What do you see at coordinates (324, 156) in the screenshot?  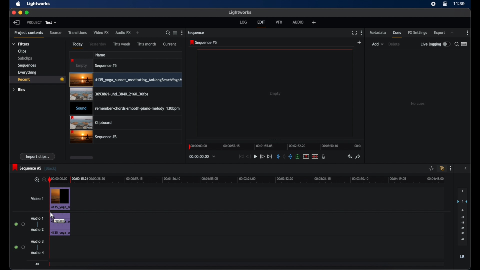 I see `mic` at bounding box center [324, 156].